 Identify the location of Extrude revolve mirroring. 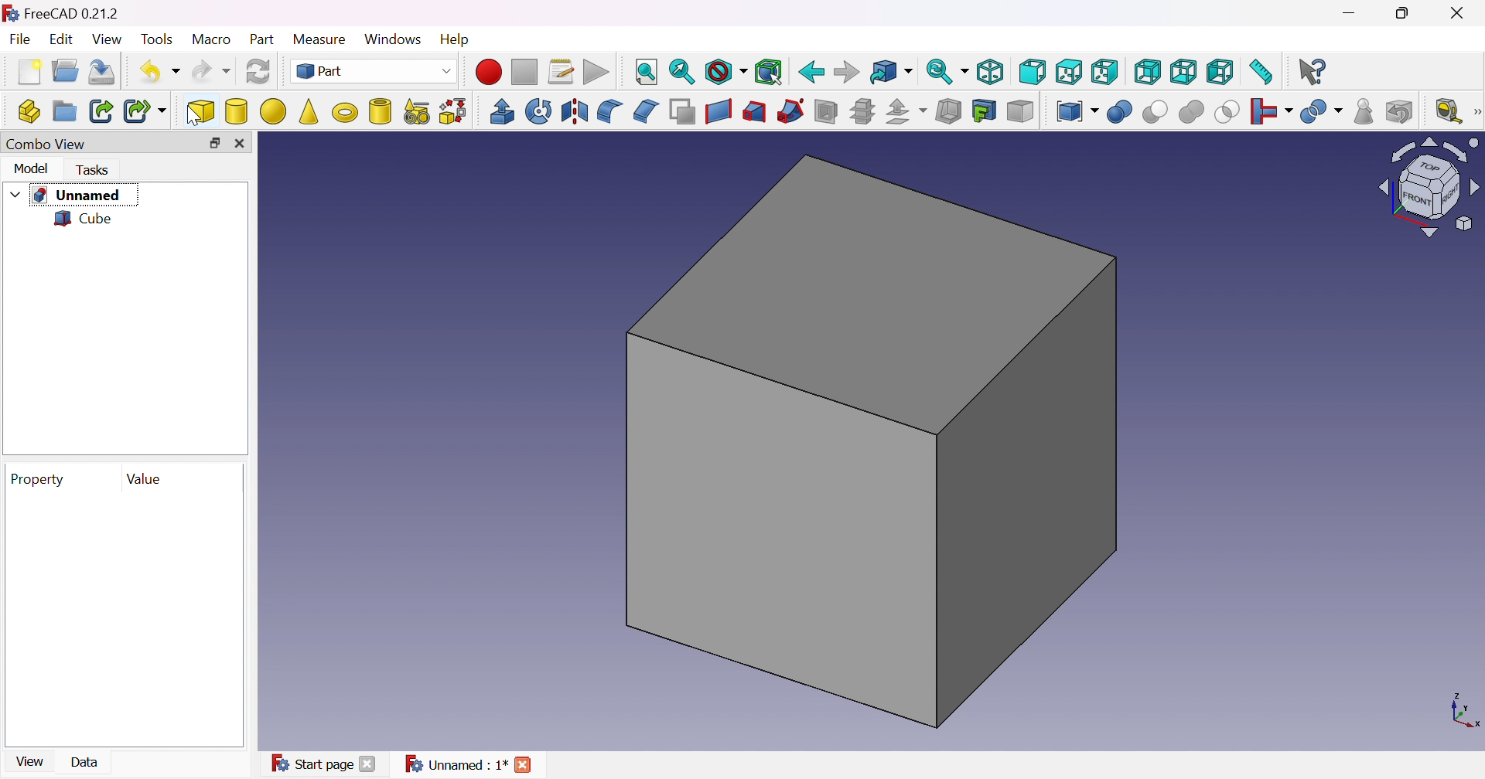
(502, 111).